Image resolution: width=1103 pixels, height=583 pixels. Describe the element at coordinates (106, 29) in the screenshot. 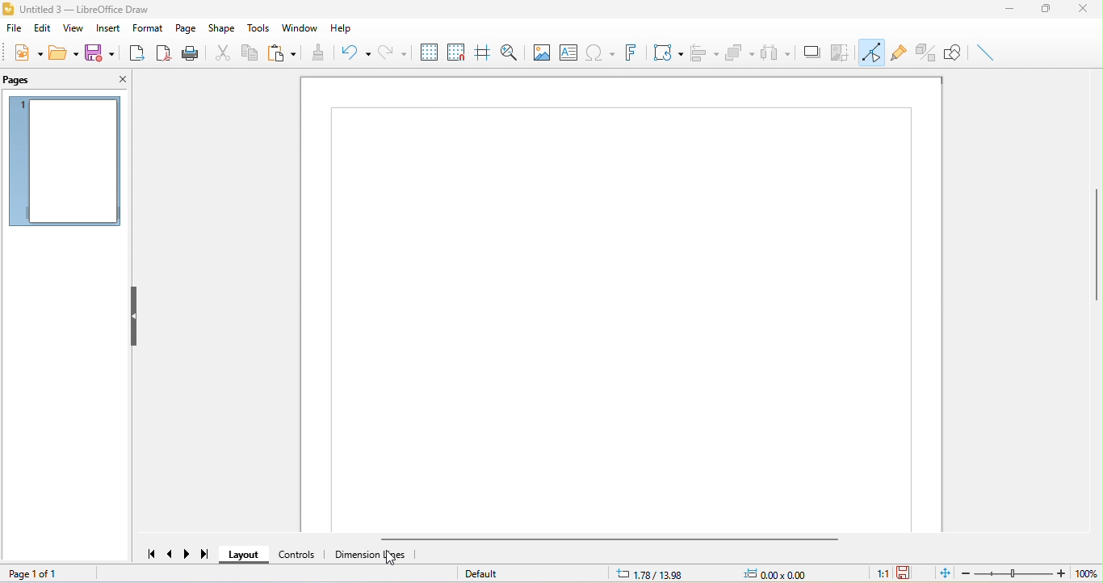

I see `insert` at that location.